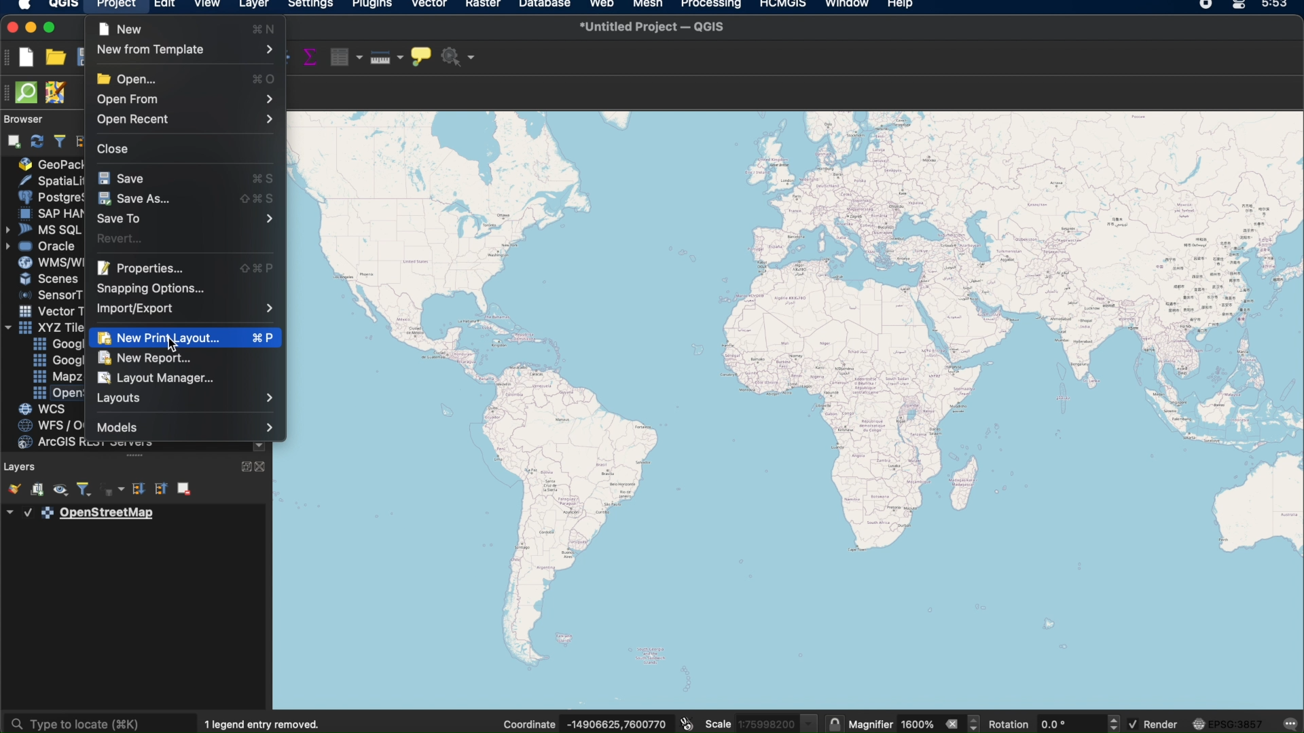  What do you see at coordinates (19, 466) in the screenshot?
I see `layers` at bounding box center [19, 466].